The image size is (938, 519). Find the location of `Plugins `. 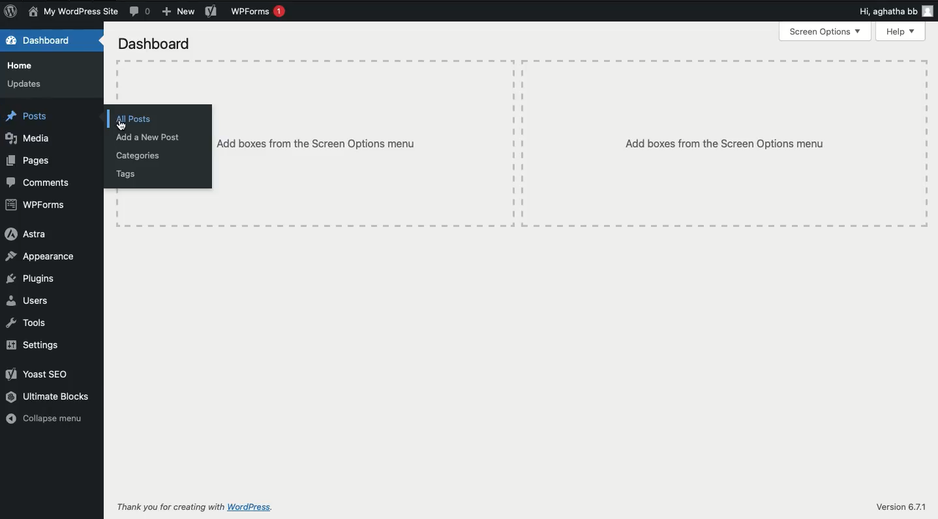

Plugins  is located at coordinates (36, 278).